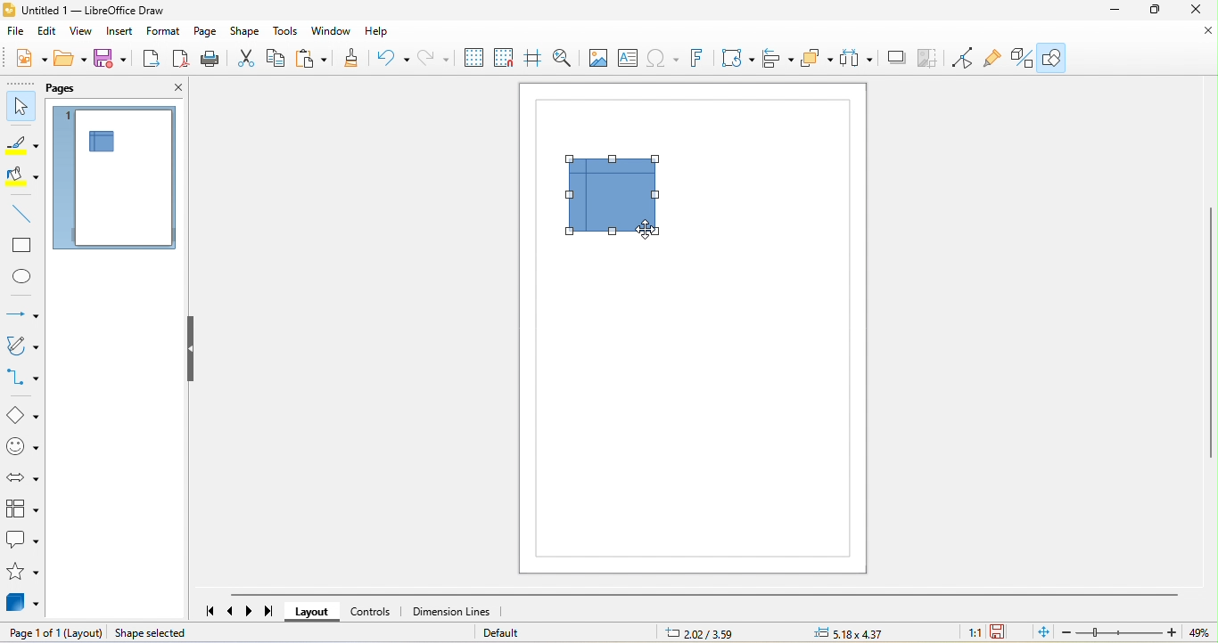 The width and height of the screenshot is (1218, 643). I want to click on scroll to next page, so click(253, 610).